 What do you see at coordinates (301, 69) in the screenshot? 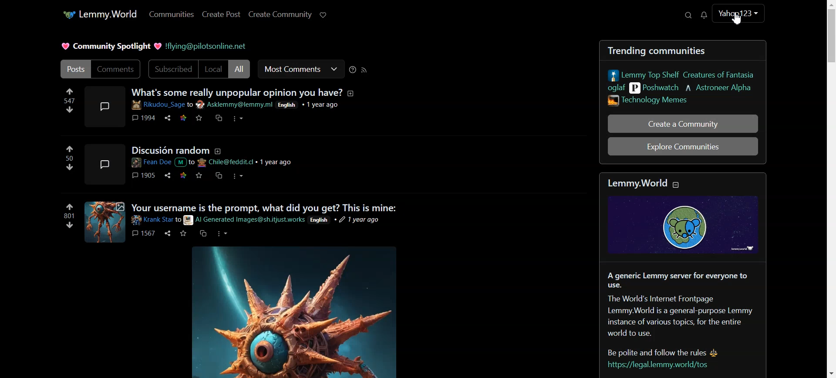
I see `Most Comments` at bounding box center [301, 69].